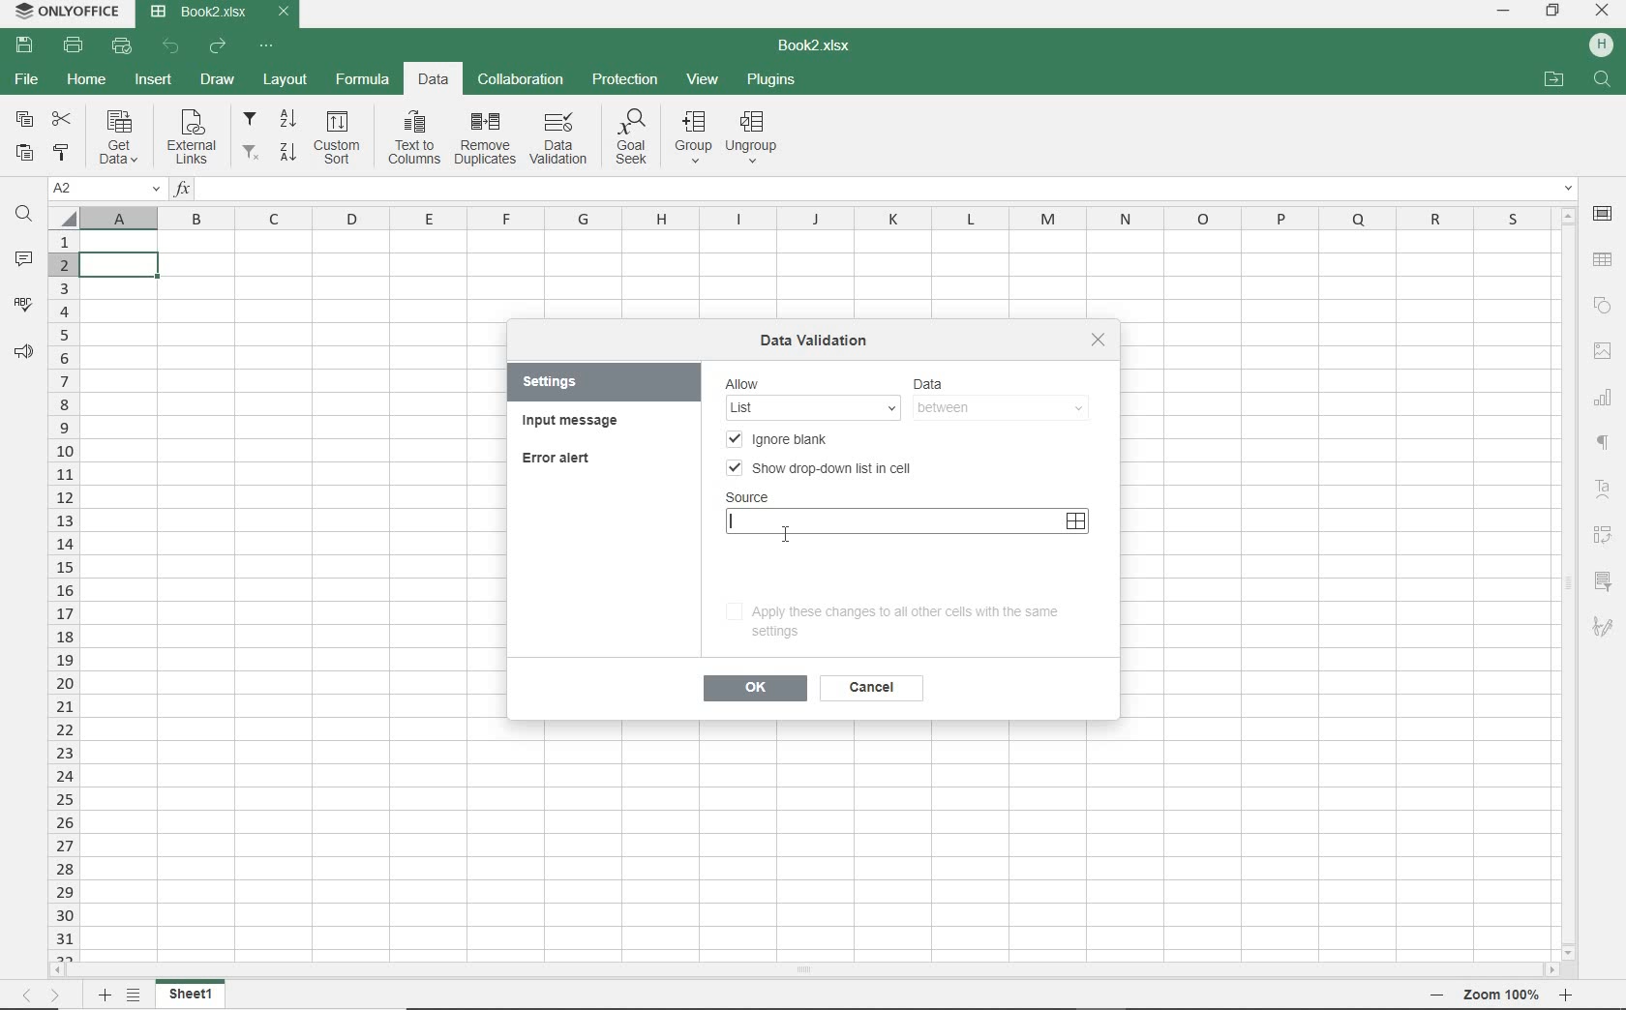 This screenshot has height=1010, width=1626. What do you see at coordinates (170, 46) in the screenshot?
I see `UNDO` at bounding box center [170, 46].